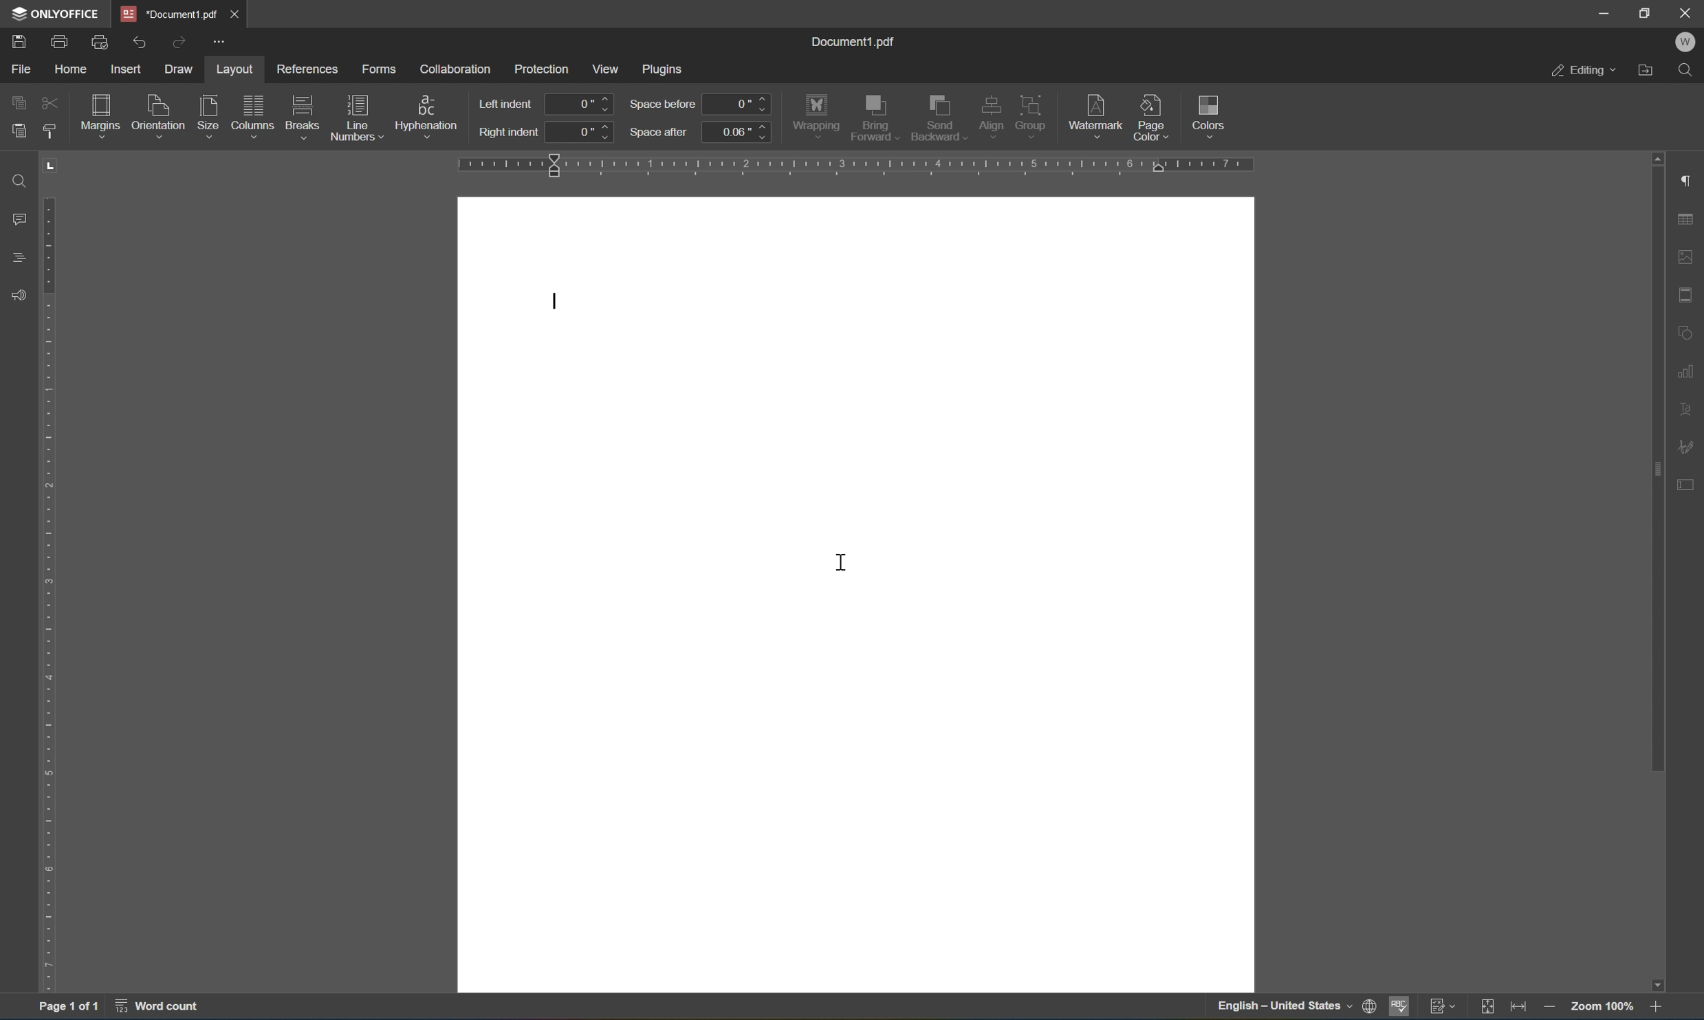 Image resolution: width=1704 pixels, height=1020 pixels. I want to click on undo, so click(143, 39).